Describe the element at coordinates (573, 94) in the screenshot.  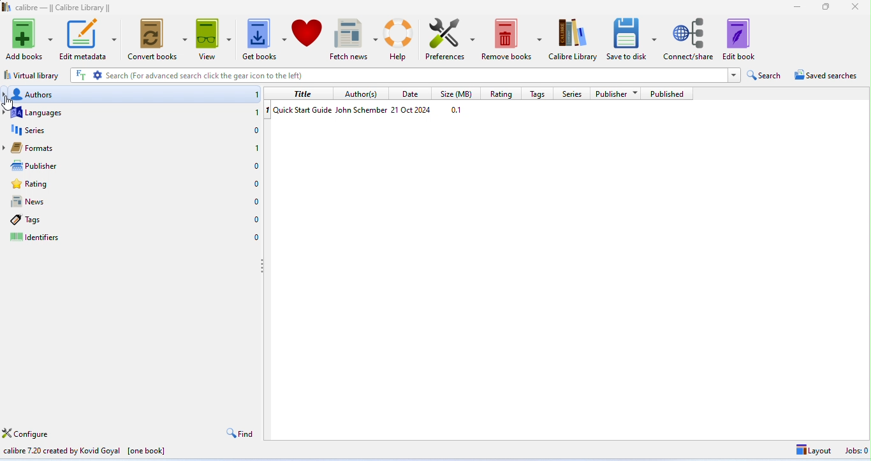
I see `series` at that location.